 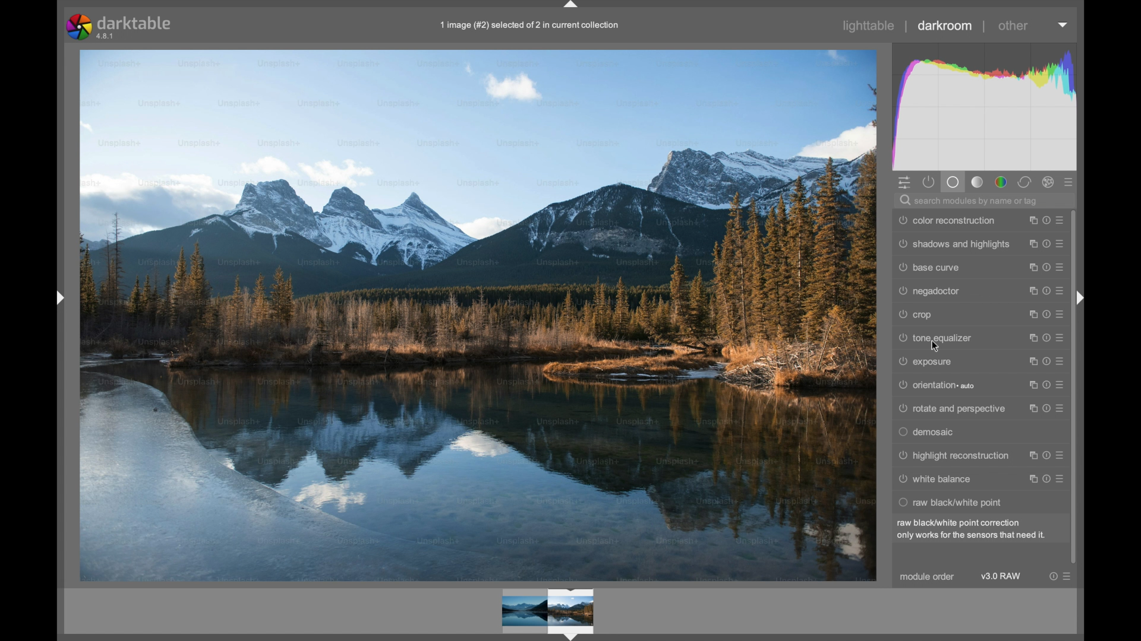 What do you see at coordinates (954, 456) in the screenshot?
I see `highlight reconstruction` at bounding box center [954, 456].